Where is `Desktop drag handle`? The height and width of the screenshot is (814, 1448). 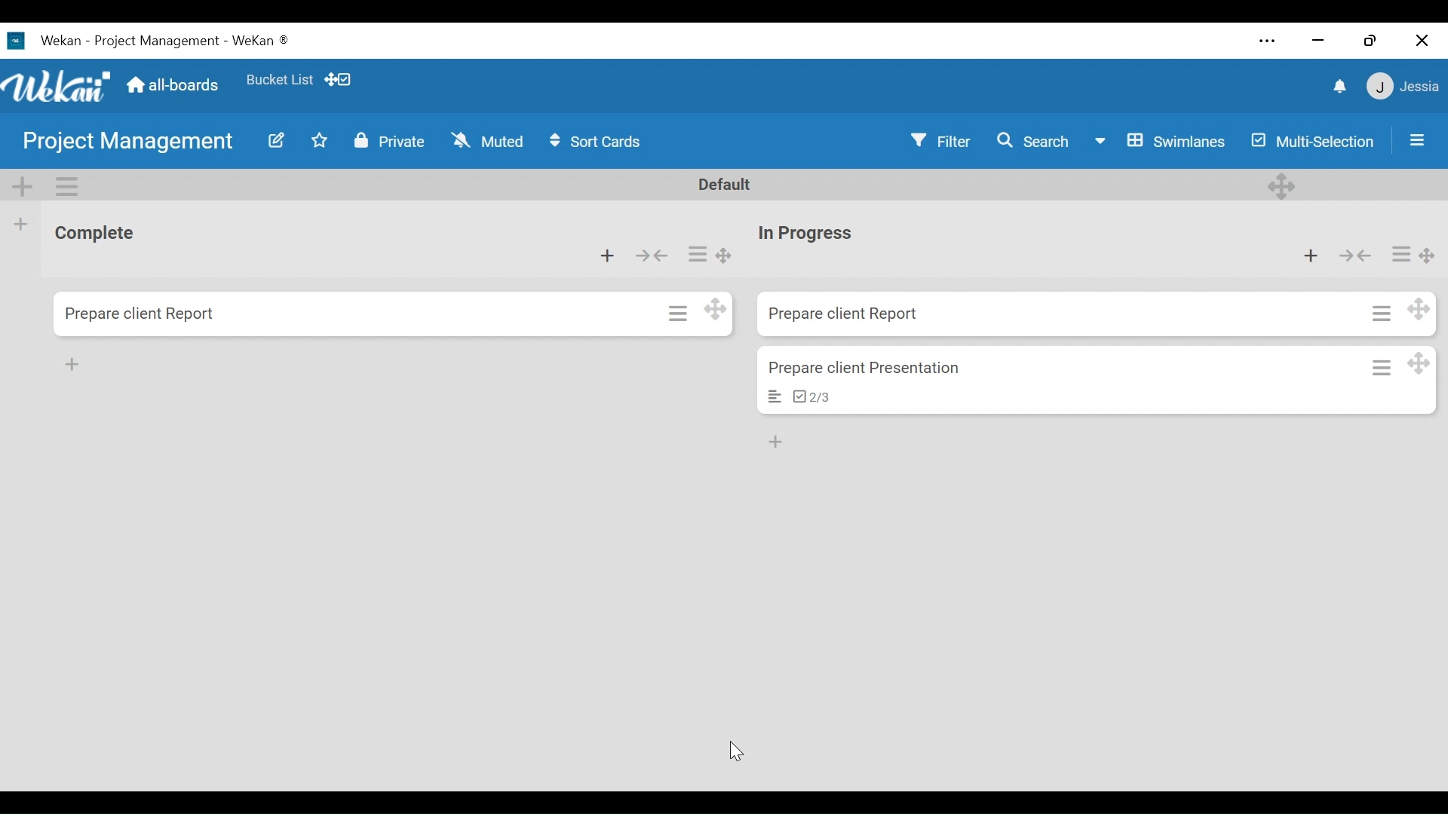
Desktop drag handle is located at coordinates (729, 256).